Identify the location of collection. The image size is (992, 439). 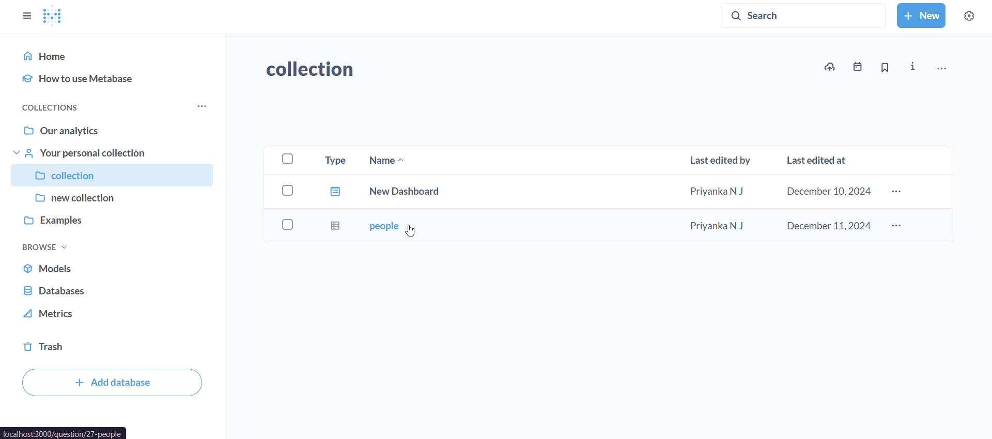
(317, 71).